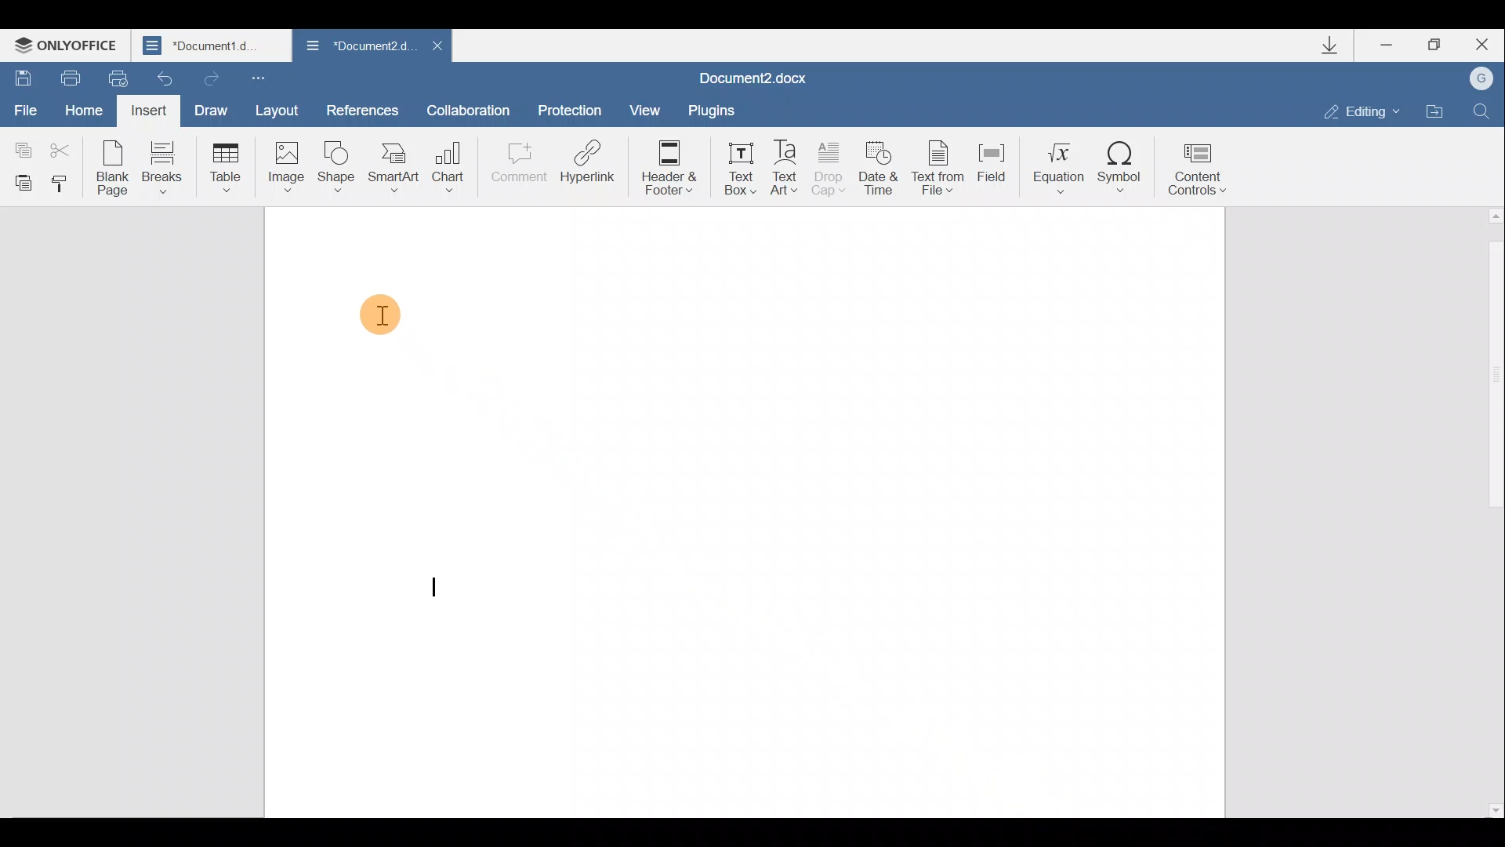  I want to click on Cursor, so click(384, 315).